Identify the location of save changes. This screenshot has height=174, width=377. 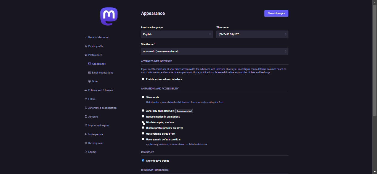
(277, 12).